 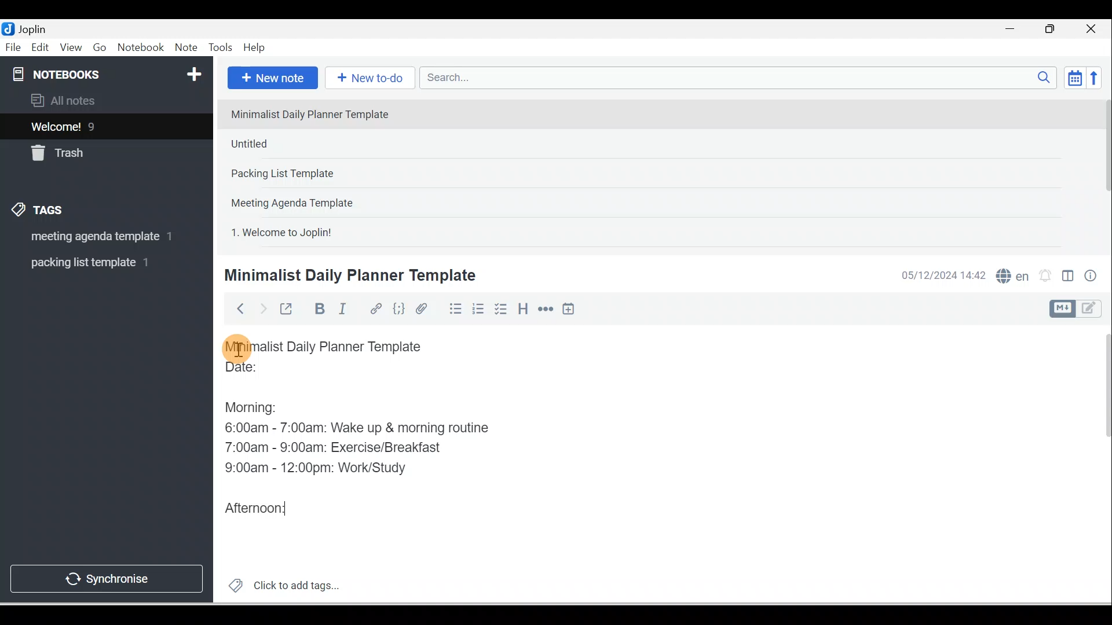 I want to click on Date & time, so click(x=941, y=275).